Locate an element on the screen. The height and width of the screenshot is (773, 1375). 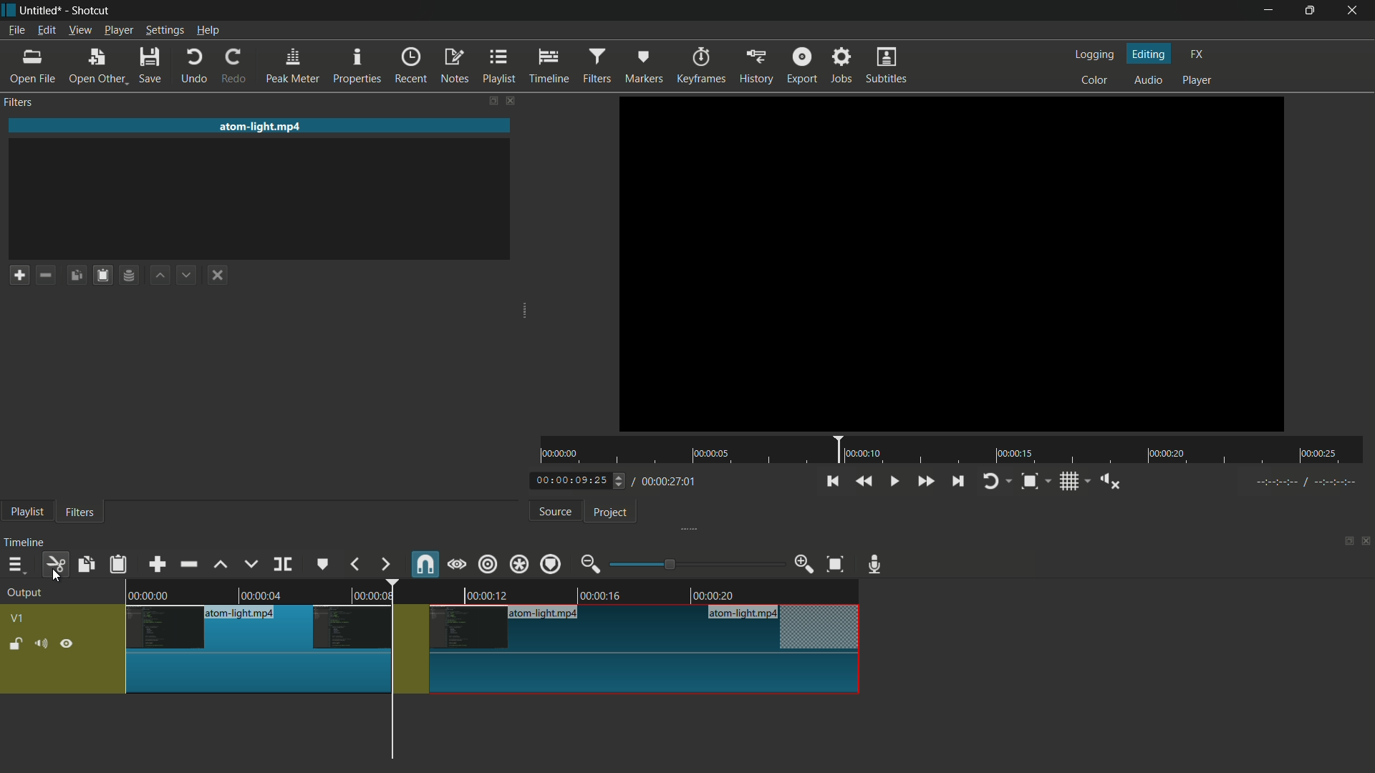
lift is located at coordinates (221, 565).